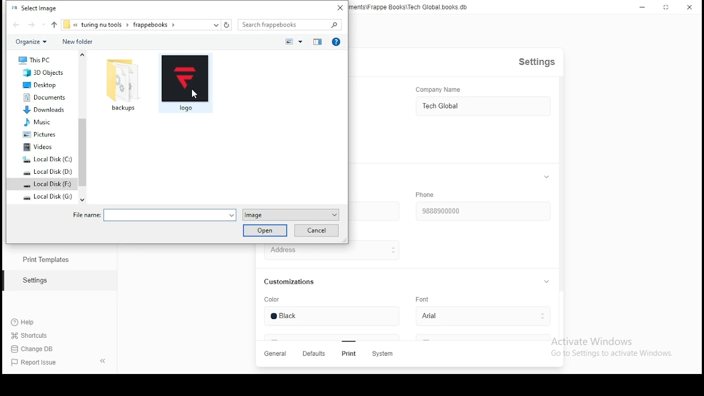 This screenshot has width=704, height=396. Describe the element at coordinates (82, 125) in the screenshot. I see `scroll bar` at that location.